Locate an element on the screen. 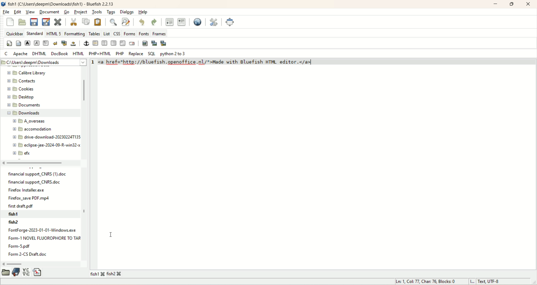  cookies is located at coordinates (21, 89).